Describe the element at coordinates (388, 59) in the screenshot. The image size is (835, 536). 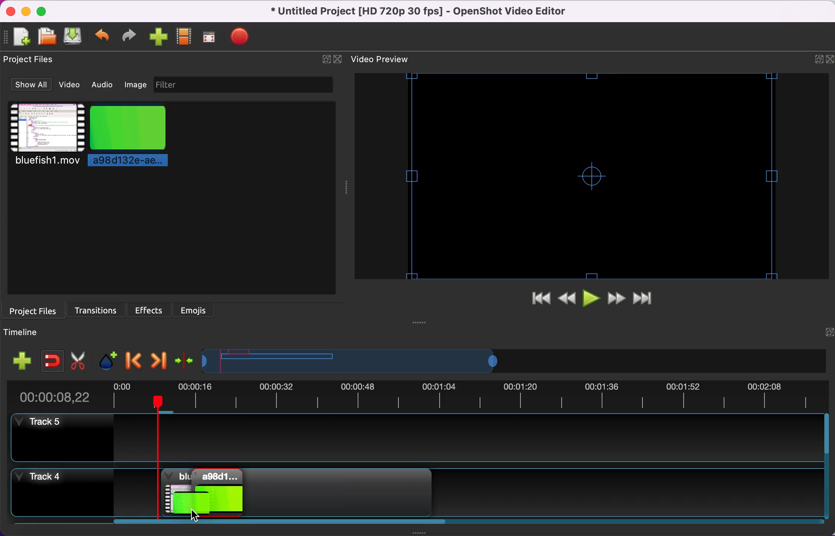
I see `video preview` at that location.